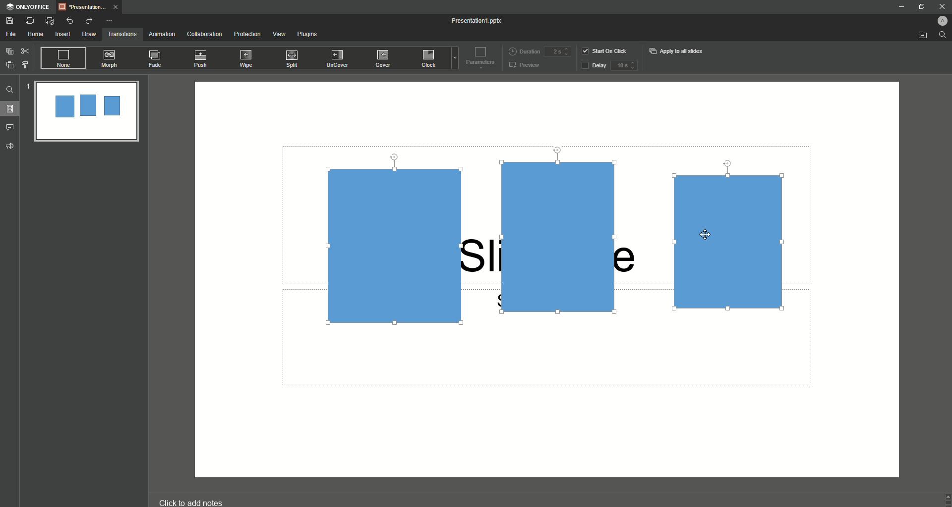  I want to click on Home, so click(36, 35).